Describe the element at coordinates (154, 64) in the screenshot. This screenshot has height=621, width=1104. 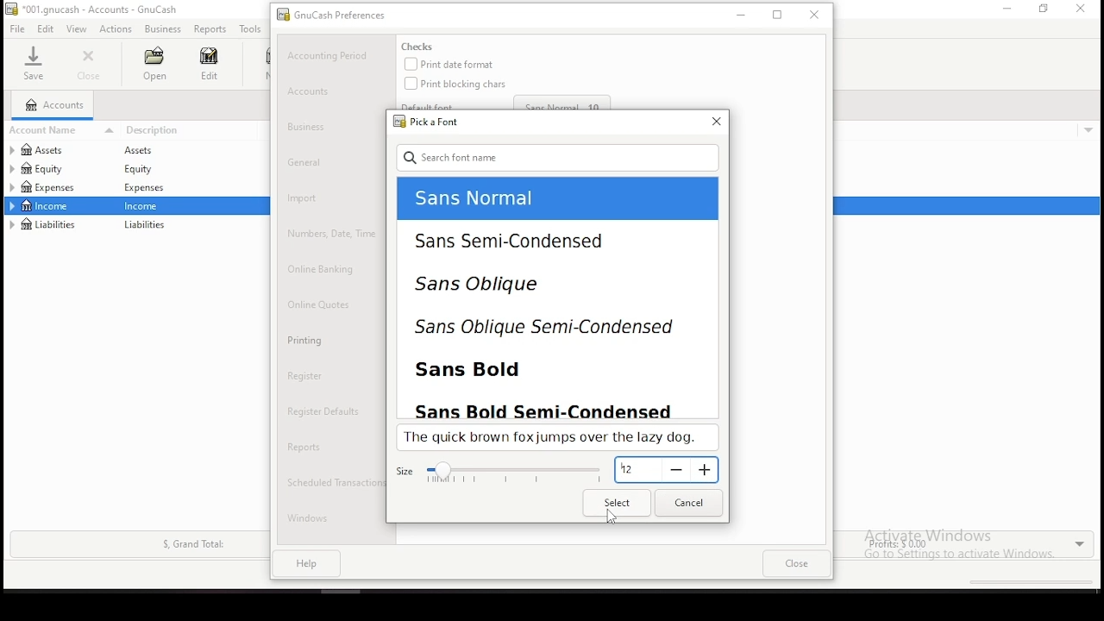
I see `open` at that location.